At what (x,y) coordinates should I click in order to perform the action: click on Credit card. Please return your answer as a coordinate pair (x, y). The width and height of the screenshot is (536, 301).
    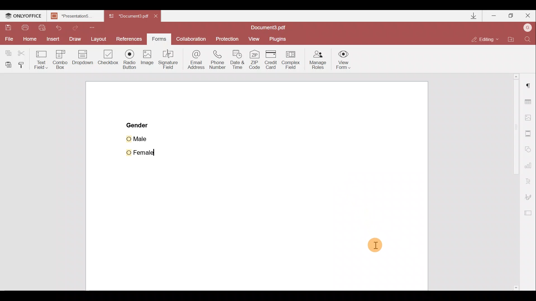
    Looking at the image, I should click on (271, 58).